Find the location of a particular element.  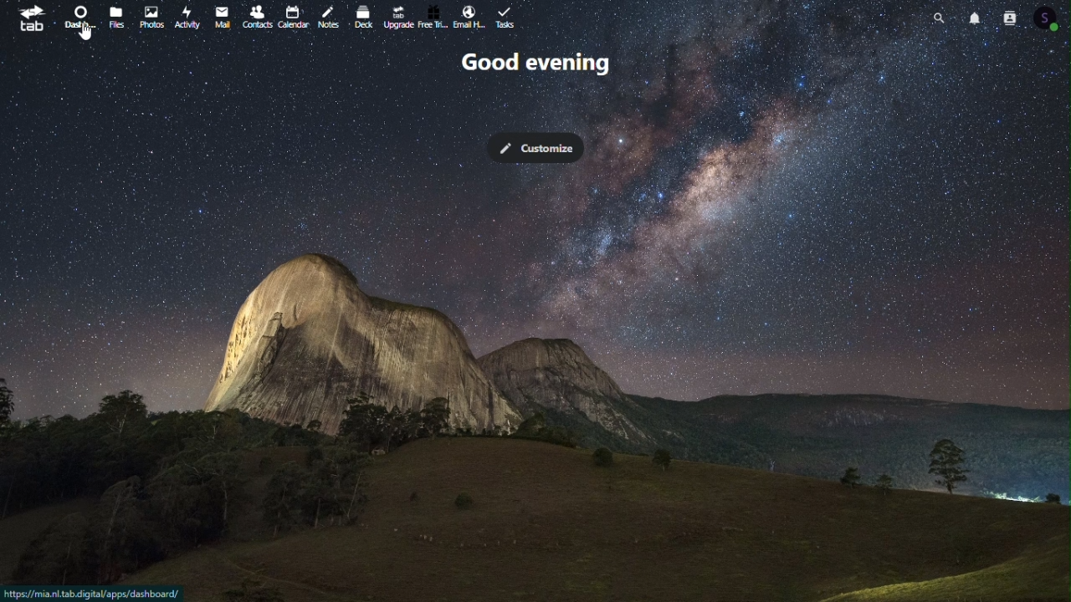

Activity is located at coordinates (188, 16).